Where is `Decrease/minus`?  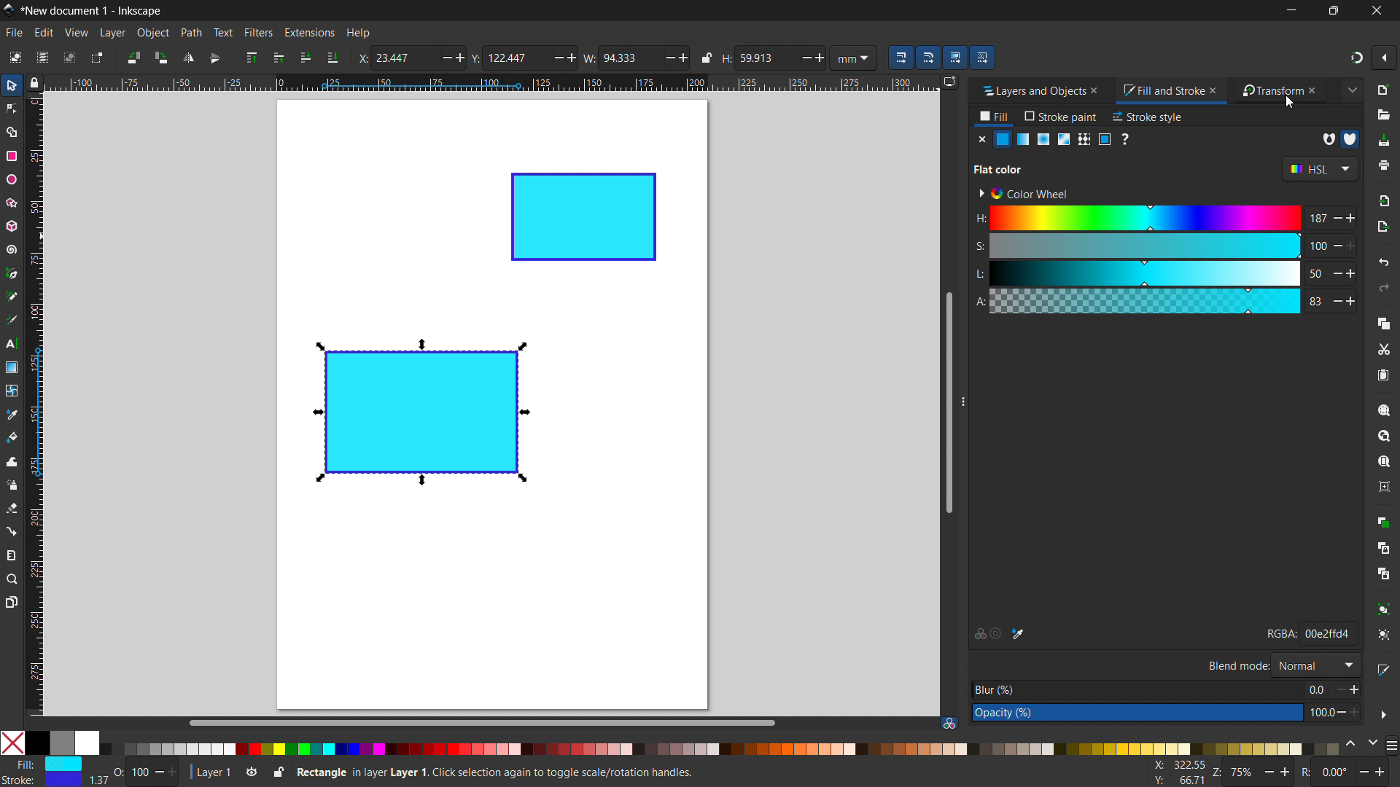
Decrease/minus is located at coordinates (664, 57).